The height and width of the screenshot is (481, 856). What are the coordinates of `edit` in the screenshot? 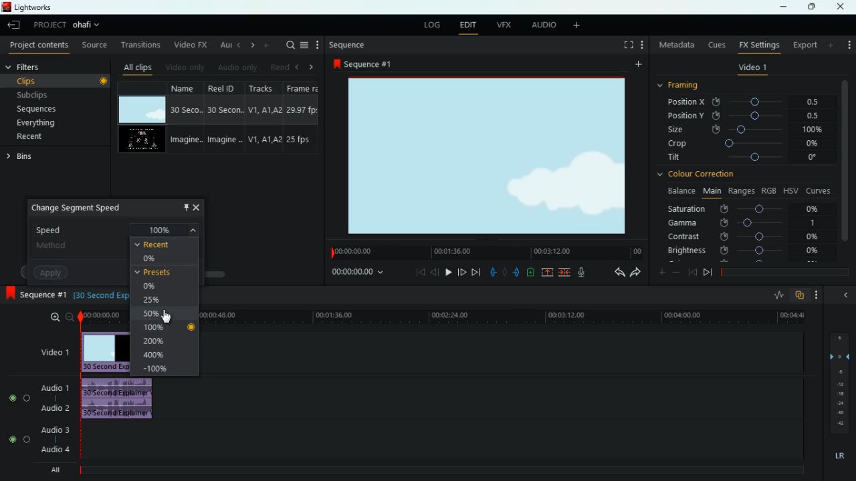 It's located at (468, 25).